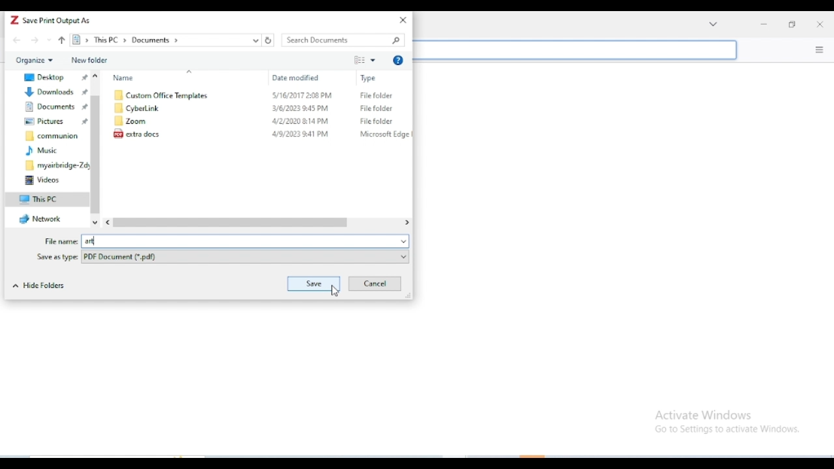 The width and height of the screenshot is (834, 469). Describe the element at coordinates (97, 149) in the screenshot. I see `vertical scroll bar` at that location.